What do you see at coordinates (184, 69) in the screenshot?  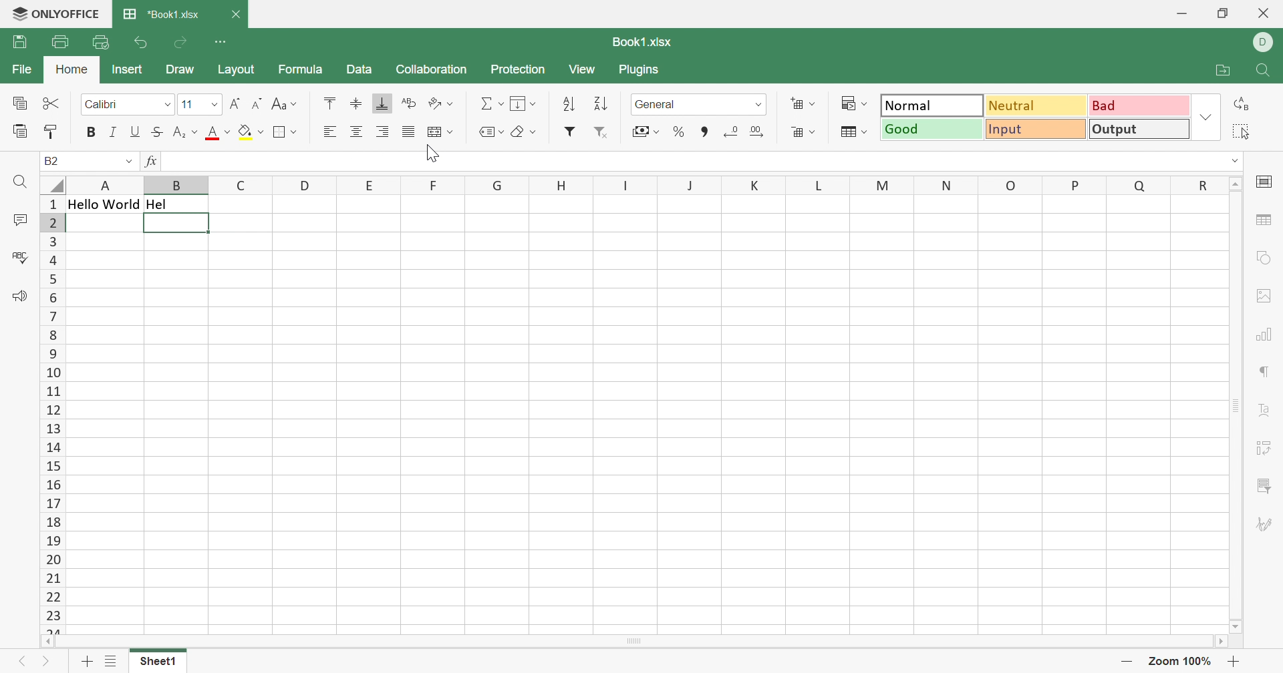 I see `Draw` at bounding box center [184, 69].